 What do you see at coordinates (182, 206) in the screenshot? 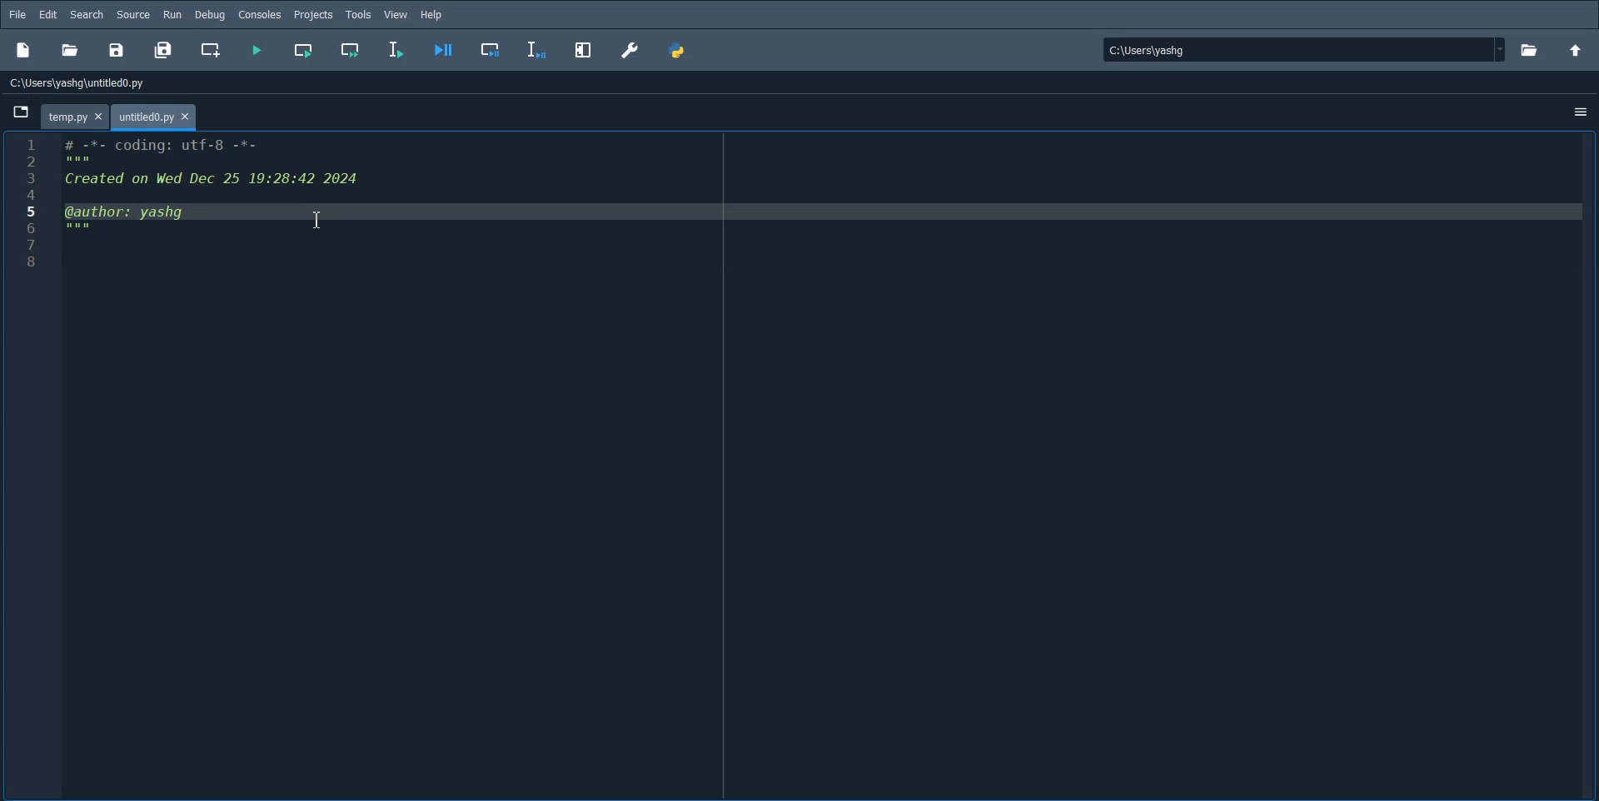
I see `1 # -%- coding: utt-8 -*-

PRT

3 Created on Wed Dec 25 19:28:42 2024

4

5  @author: yashg 1

6 mw

7

8` at bounding box center [182, 206].